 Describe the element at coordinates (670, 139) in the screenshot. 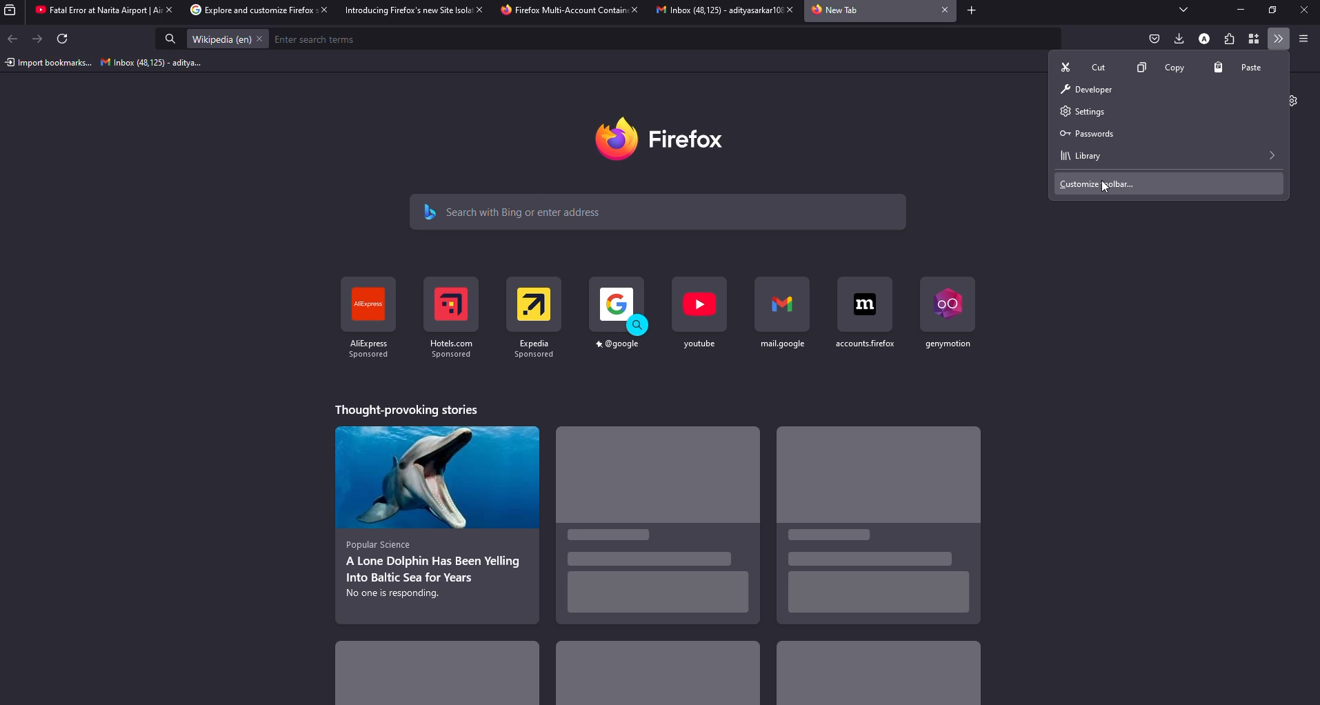

I see `firefox` at that location.